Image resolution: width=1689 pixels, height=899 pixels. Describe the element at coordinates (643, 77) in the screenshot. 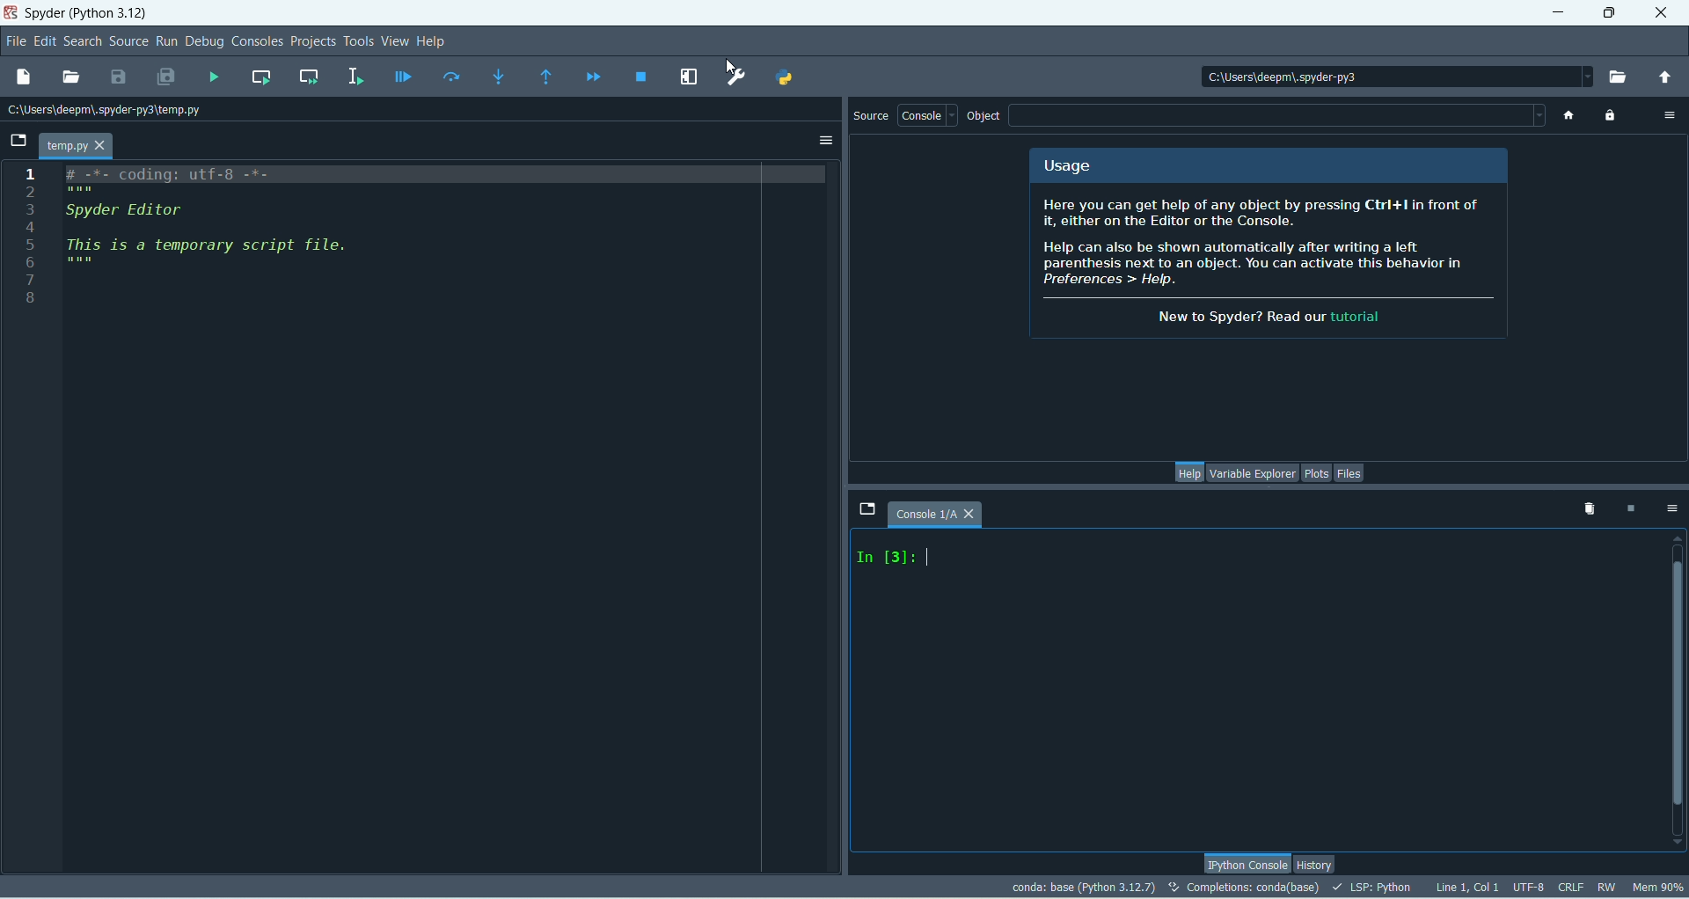

I see `stop debugging` at that location.